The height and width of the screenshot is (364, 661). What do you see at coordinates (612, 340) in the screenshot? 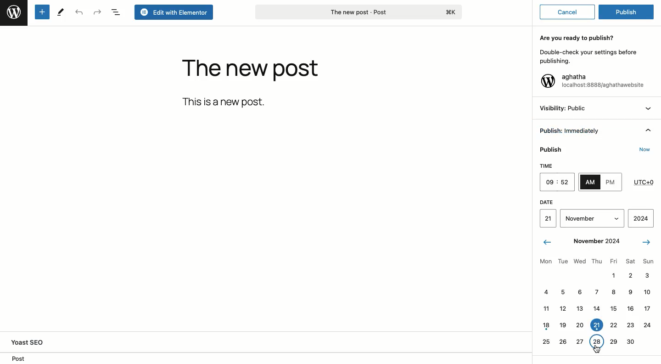
I see `29` at bounding box center [612, 340].